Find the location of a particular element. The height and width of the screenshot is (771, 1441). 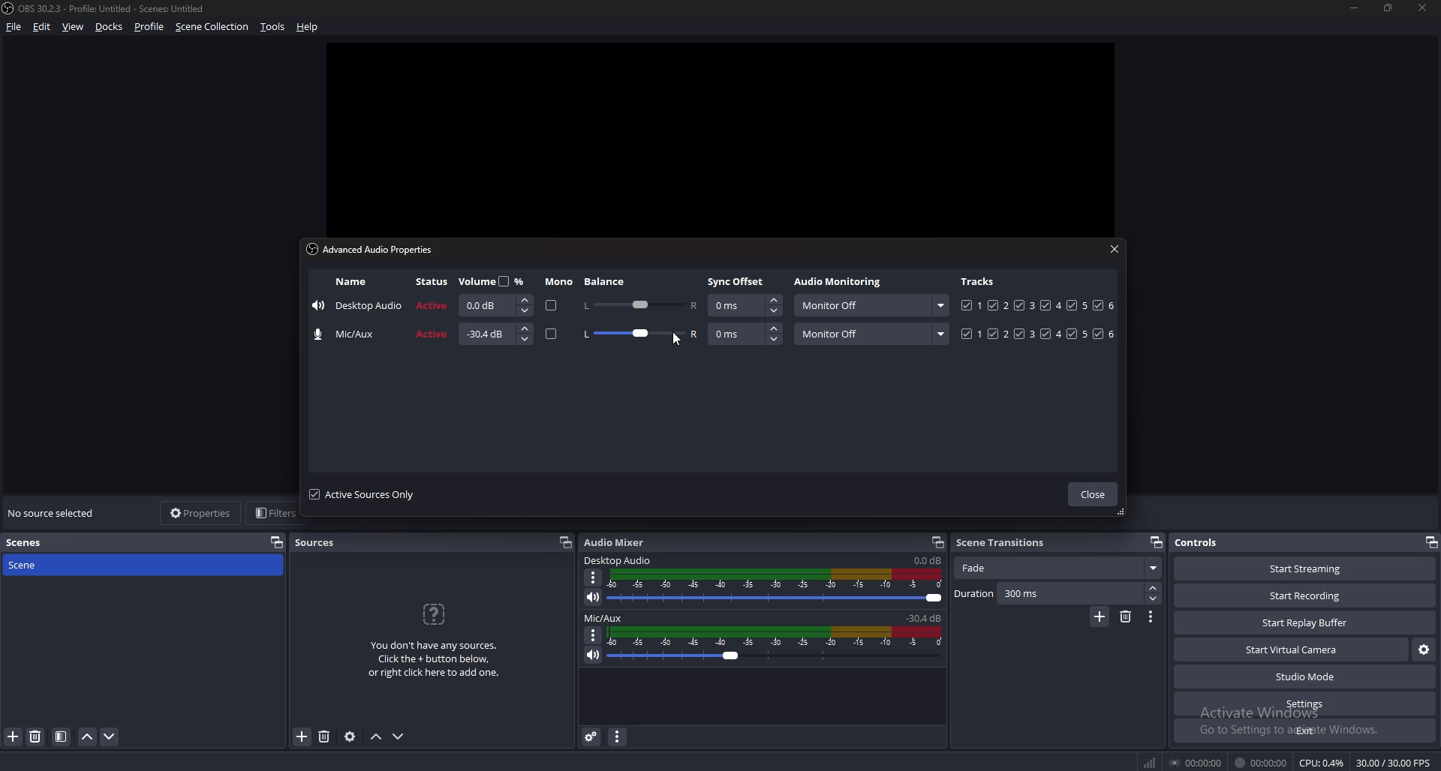

pop out is located at coordinates (937, 542).